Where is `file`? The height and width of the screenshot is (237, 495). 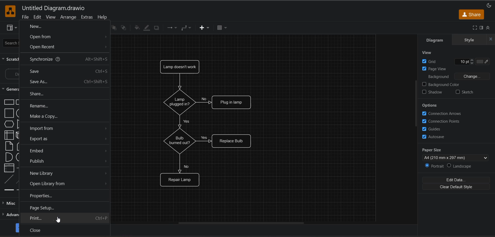 file is located at coordinates (23, 17).